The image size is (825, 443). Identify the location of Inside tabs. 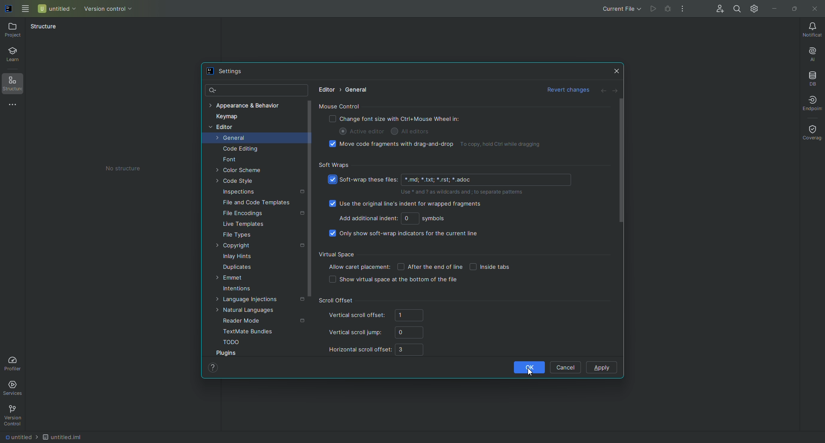
(494, 266).